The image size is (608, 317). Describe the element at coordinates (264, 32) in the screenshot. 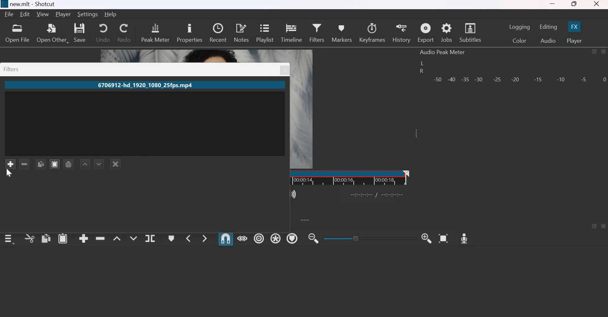

I see `playlist` at that location.